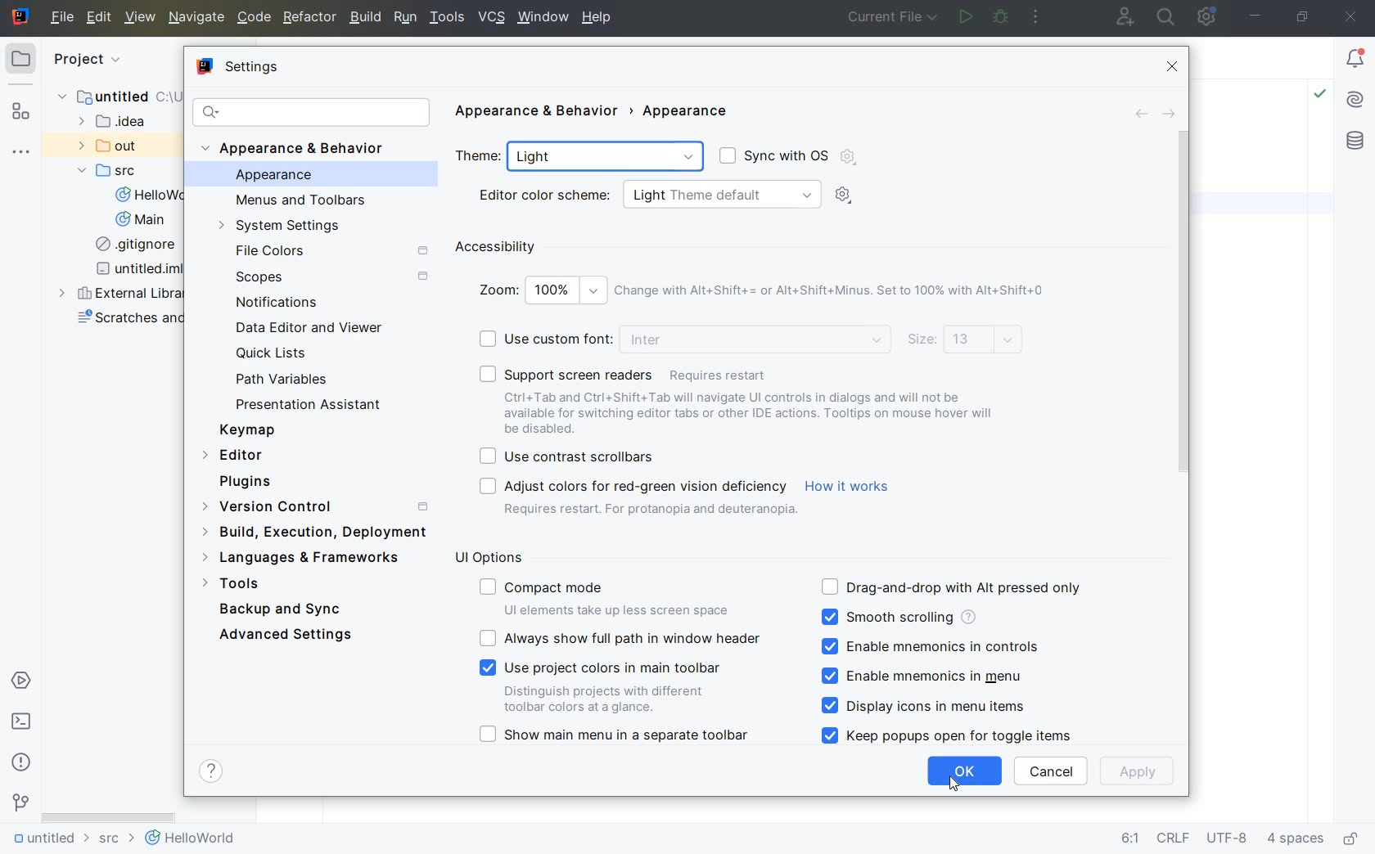 This screenshot has width=1375, height=854. I want to click on HELLOWORLD, so click(153, 196).